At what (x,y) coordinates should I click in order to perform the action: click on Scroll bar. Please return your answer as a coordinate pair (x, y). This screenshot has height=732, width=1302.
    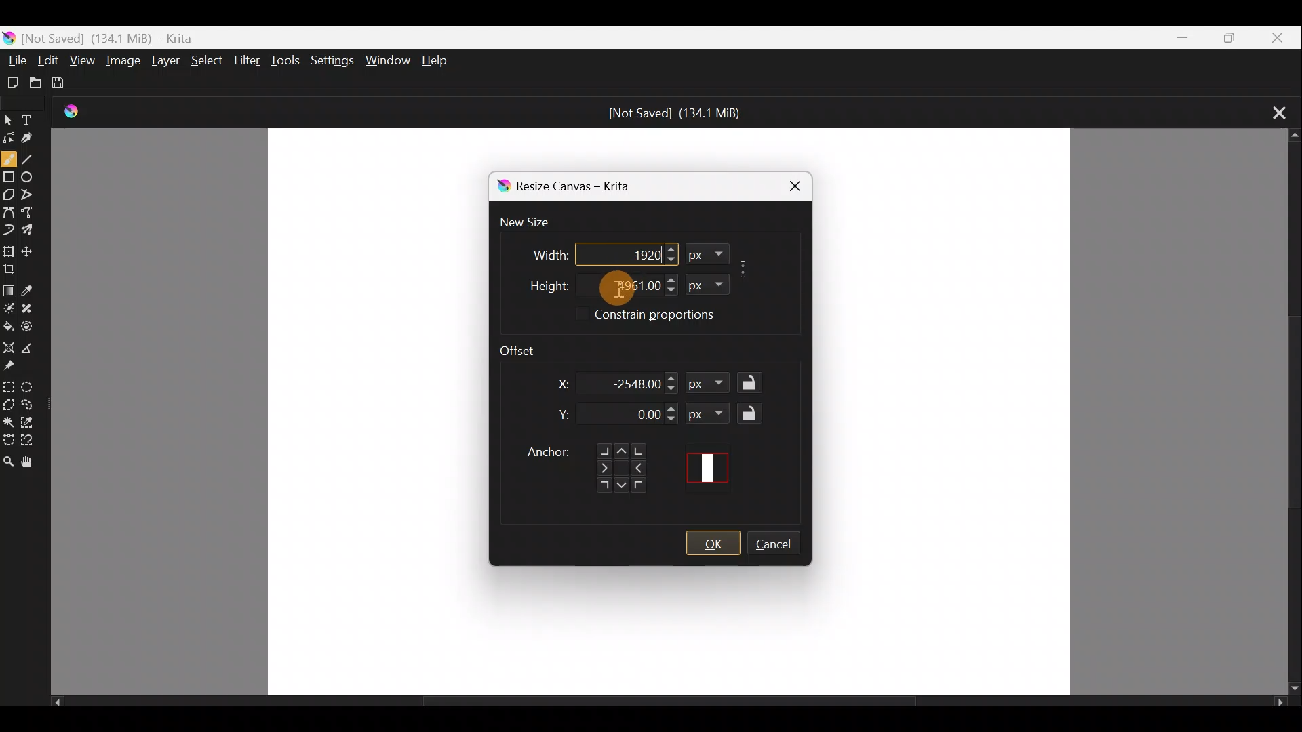
    Looking at the image, I should click on (669, 705).